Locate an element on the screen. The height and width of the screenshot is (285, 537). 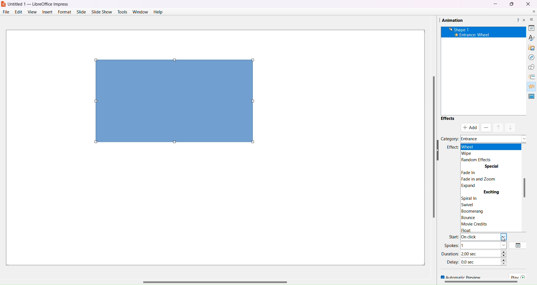
Play is located at coordinates (519, 276).